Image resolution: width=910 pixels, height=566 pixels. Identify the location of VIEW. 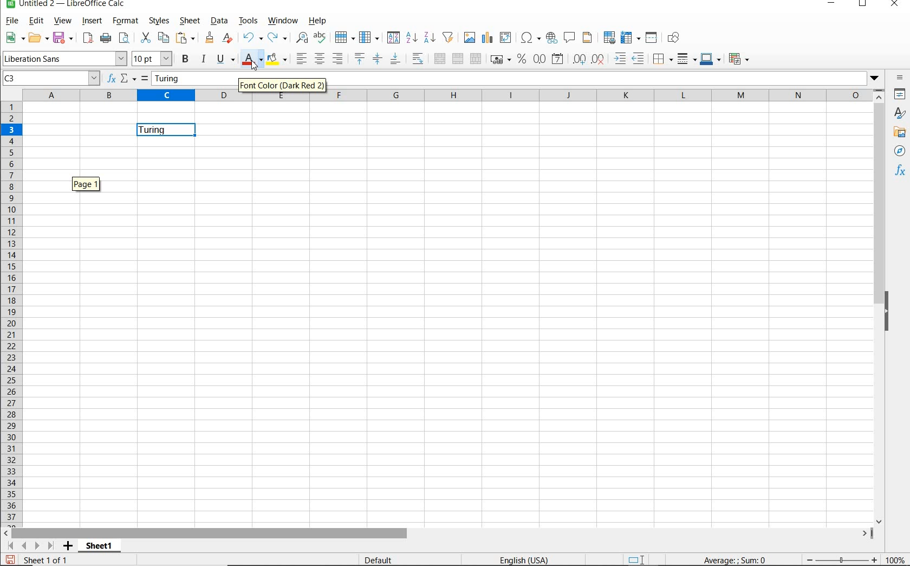
(64, 21).